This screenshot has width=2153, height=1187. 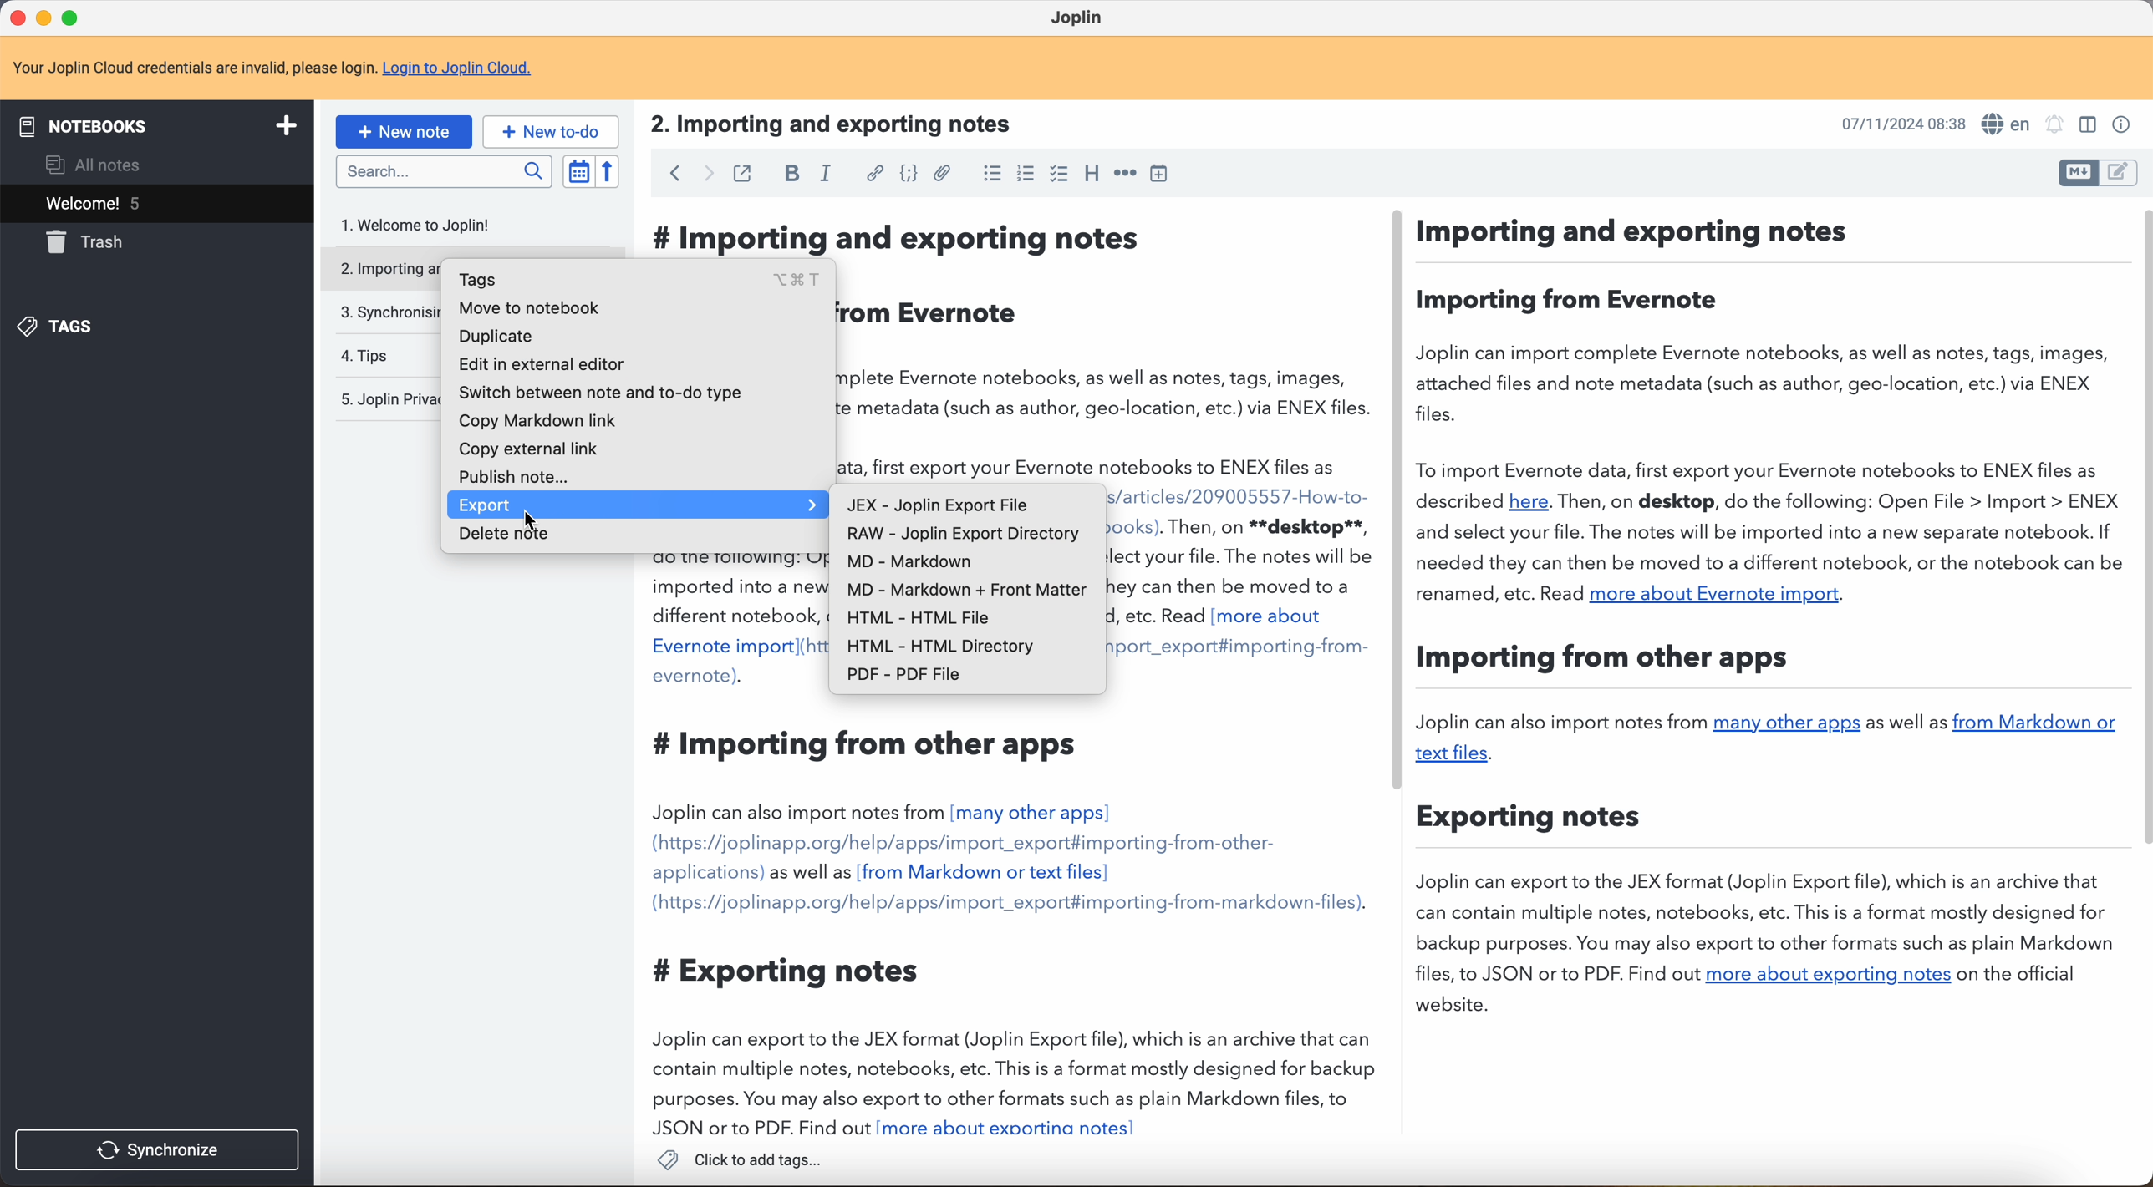 I want to click on toggle editor layout, so click(x=2120, y=172).